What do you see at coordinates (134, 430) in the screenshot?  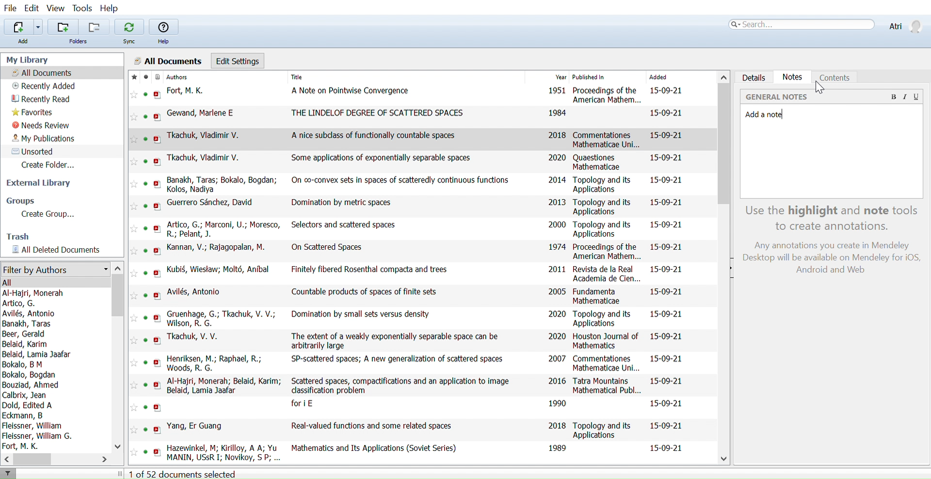 I see `Add this reference to favorites` at bounding box center [134, 430].